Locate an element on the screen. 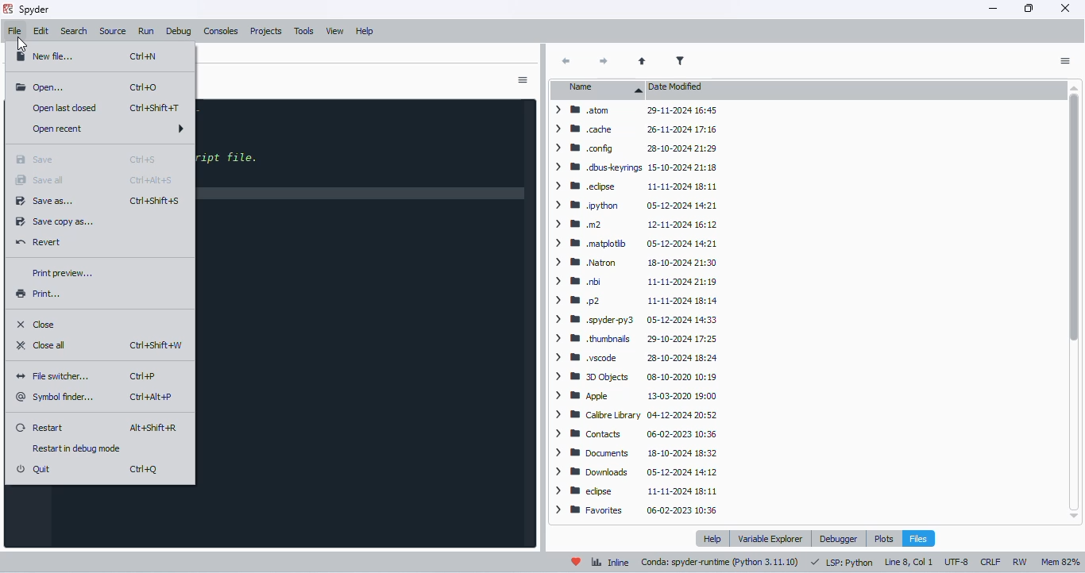  projects is located at coordinates (264, 31).